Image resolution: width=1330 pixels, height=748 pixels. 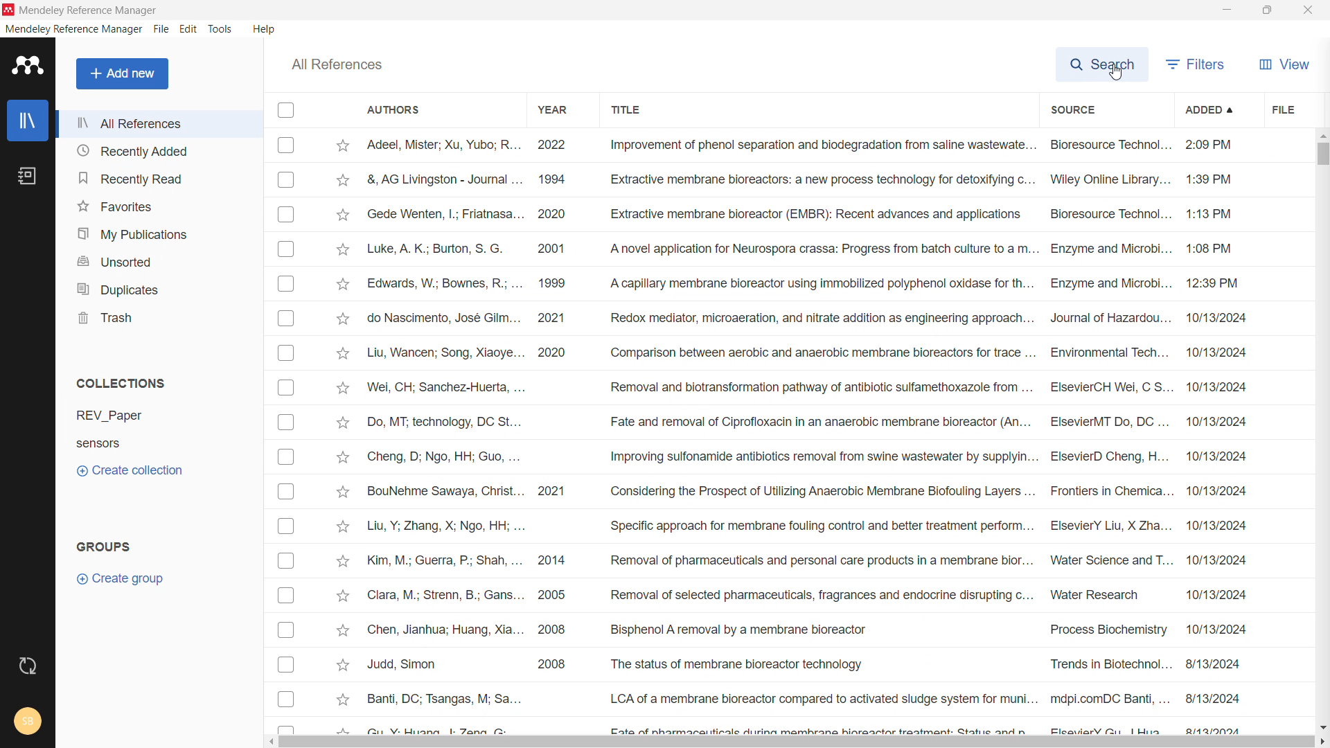 What do you see at coordinates (287, 215) in the screenshot?
I see `Checkbox` at bounding box center [287, 215].